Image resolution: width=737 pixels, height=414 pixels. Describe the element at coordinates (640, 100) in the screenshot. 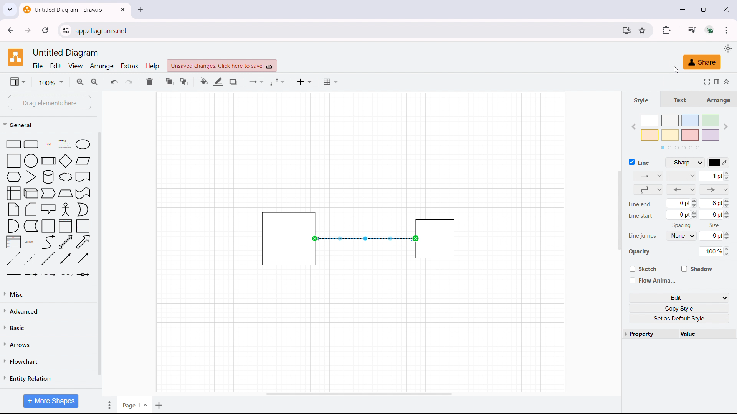

I see `style` at that location.